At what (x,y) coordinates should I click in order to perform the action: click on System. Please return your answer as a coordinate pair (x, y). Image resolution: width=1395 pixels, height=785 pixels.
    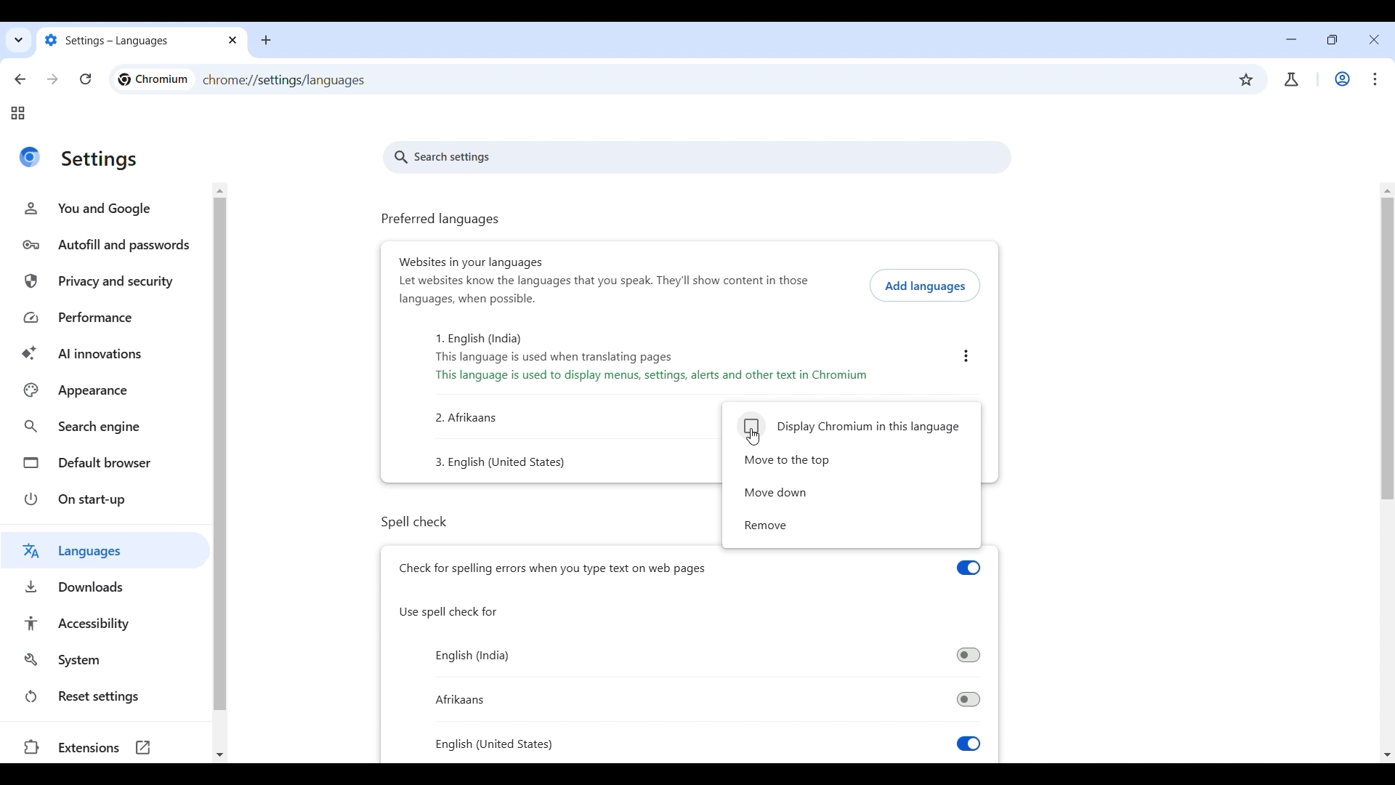
    Looking at the image, I should click on (108, 660).